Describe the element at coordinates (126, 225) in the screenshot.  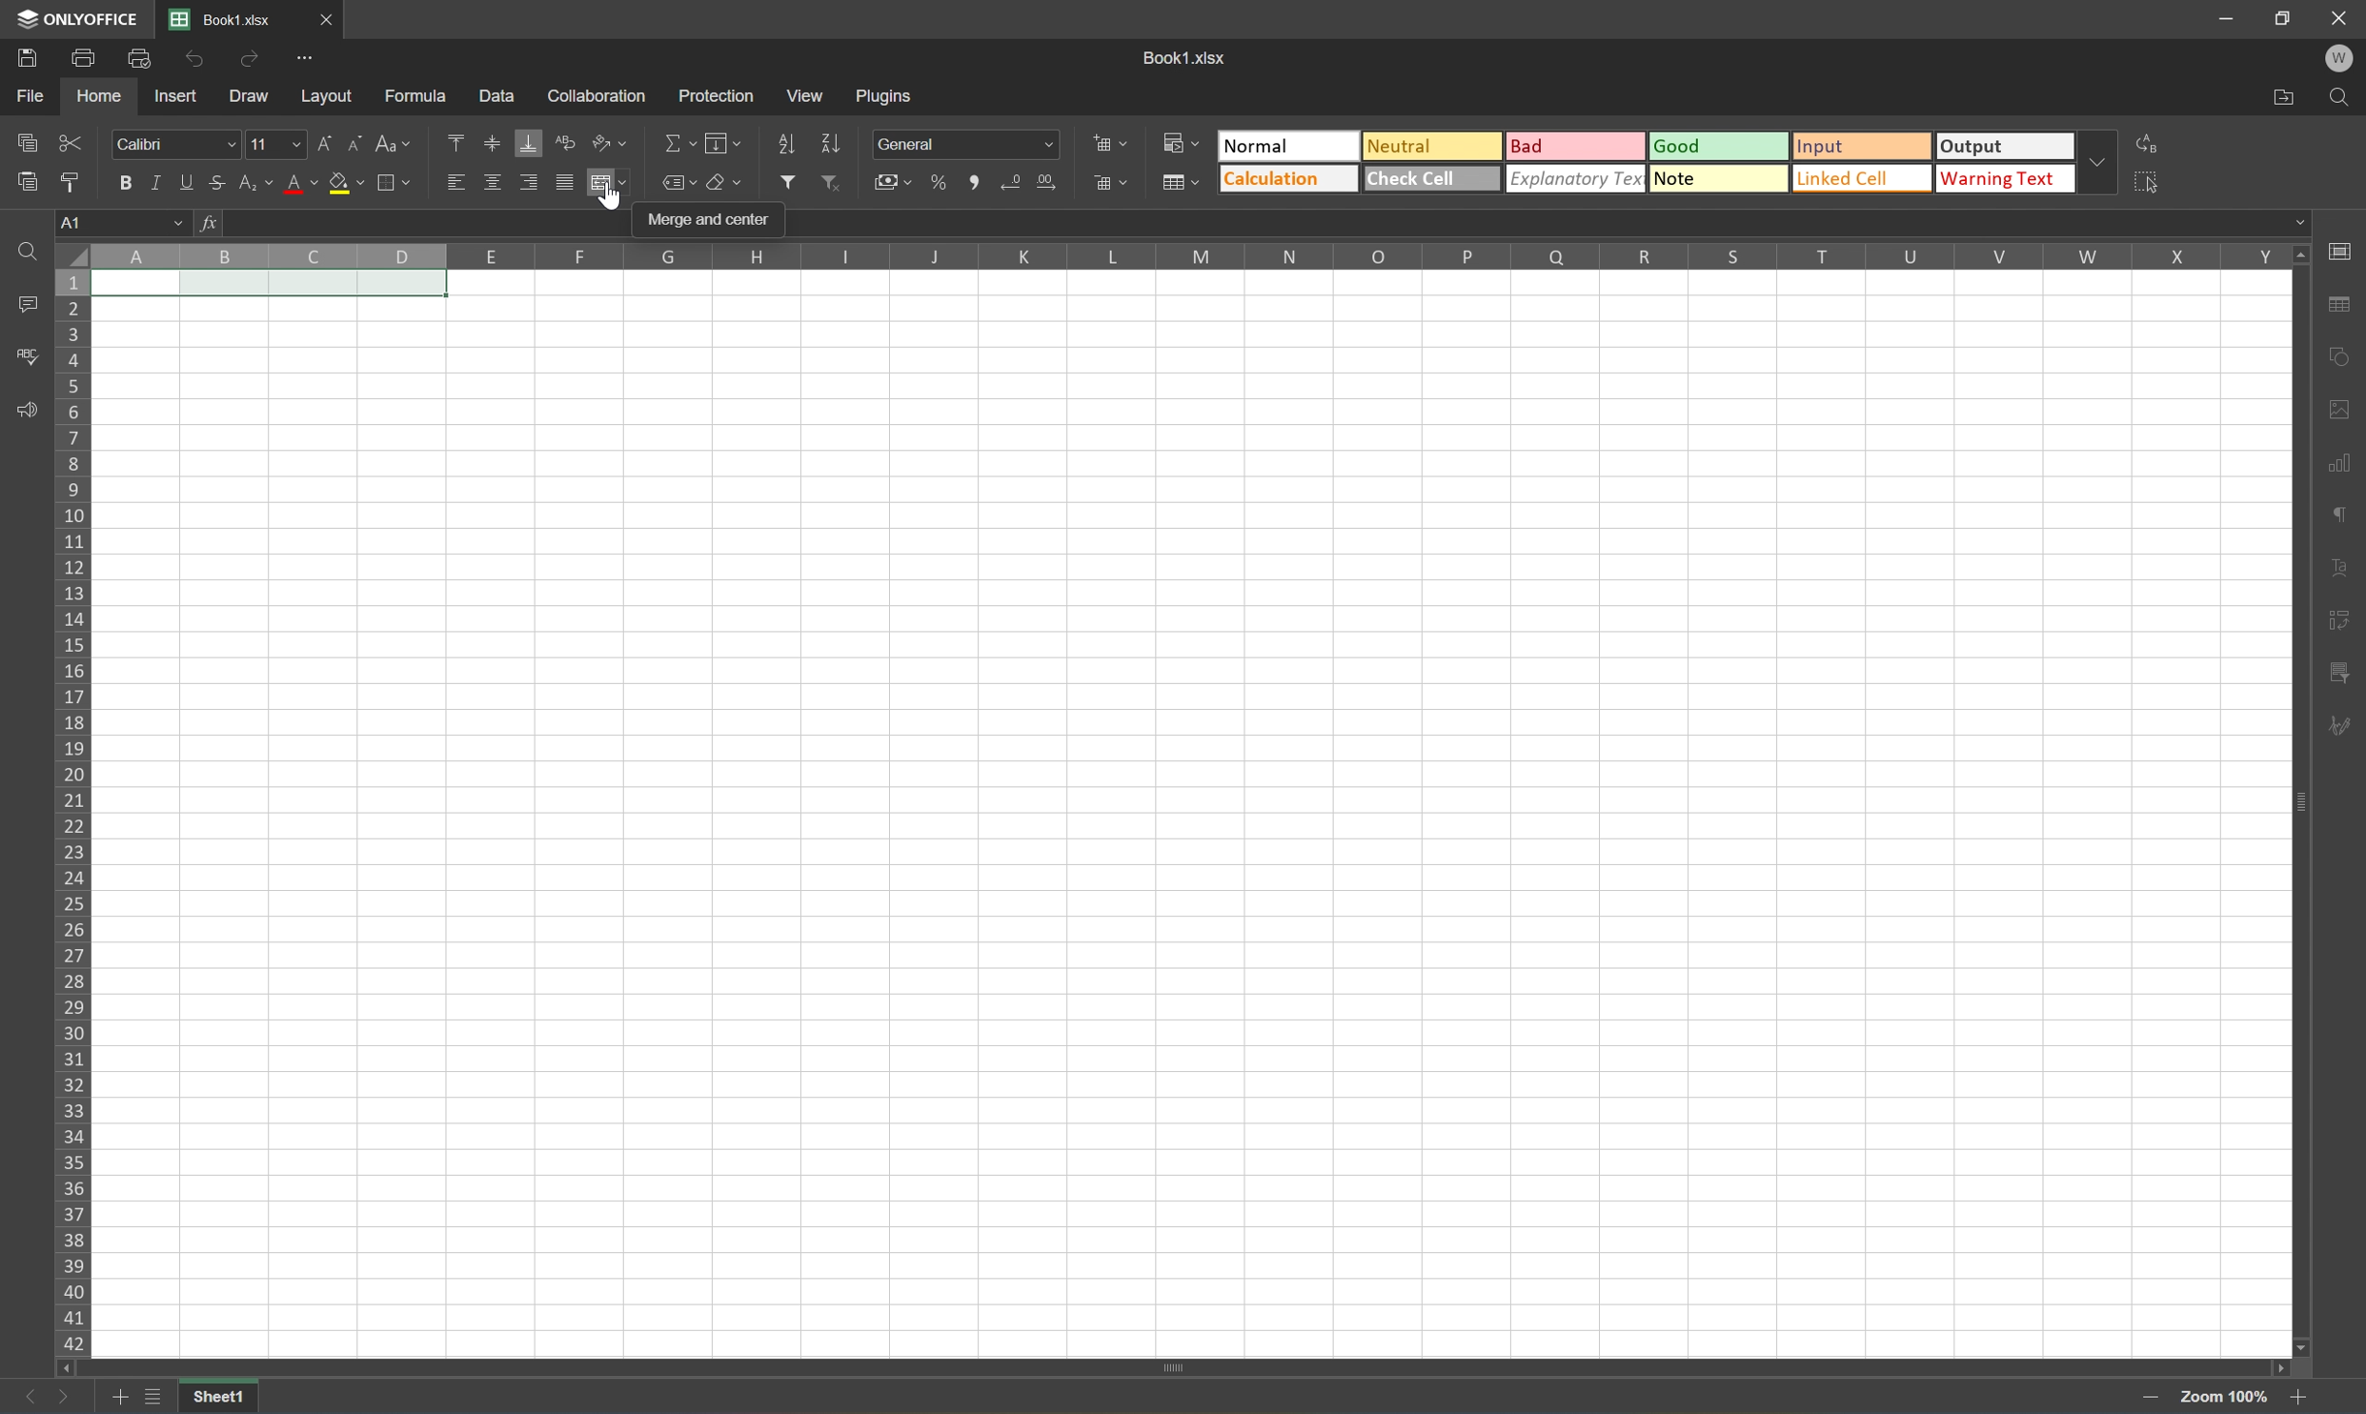
I see `1R×4C` at that location.